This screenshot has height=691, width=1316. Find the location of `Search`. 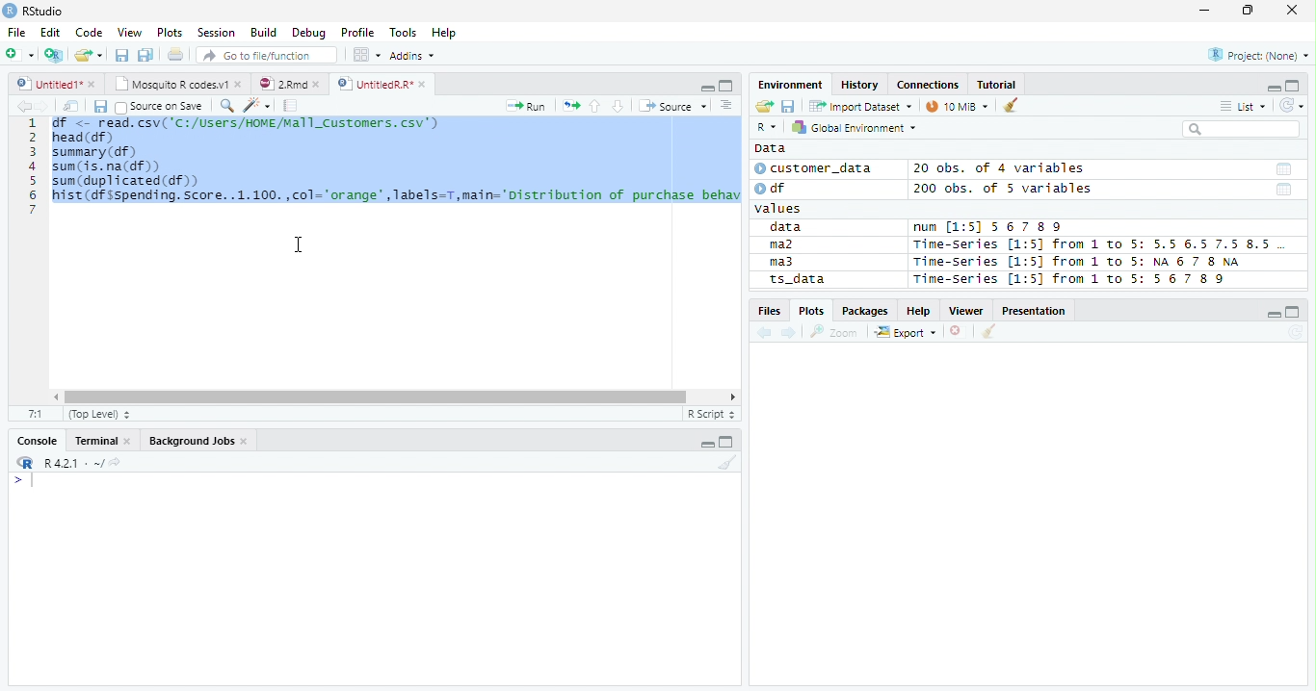

Search is located at coordinates (1239, 129).